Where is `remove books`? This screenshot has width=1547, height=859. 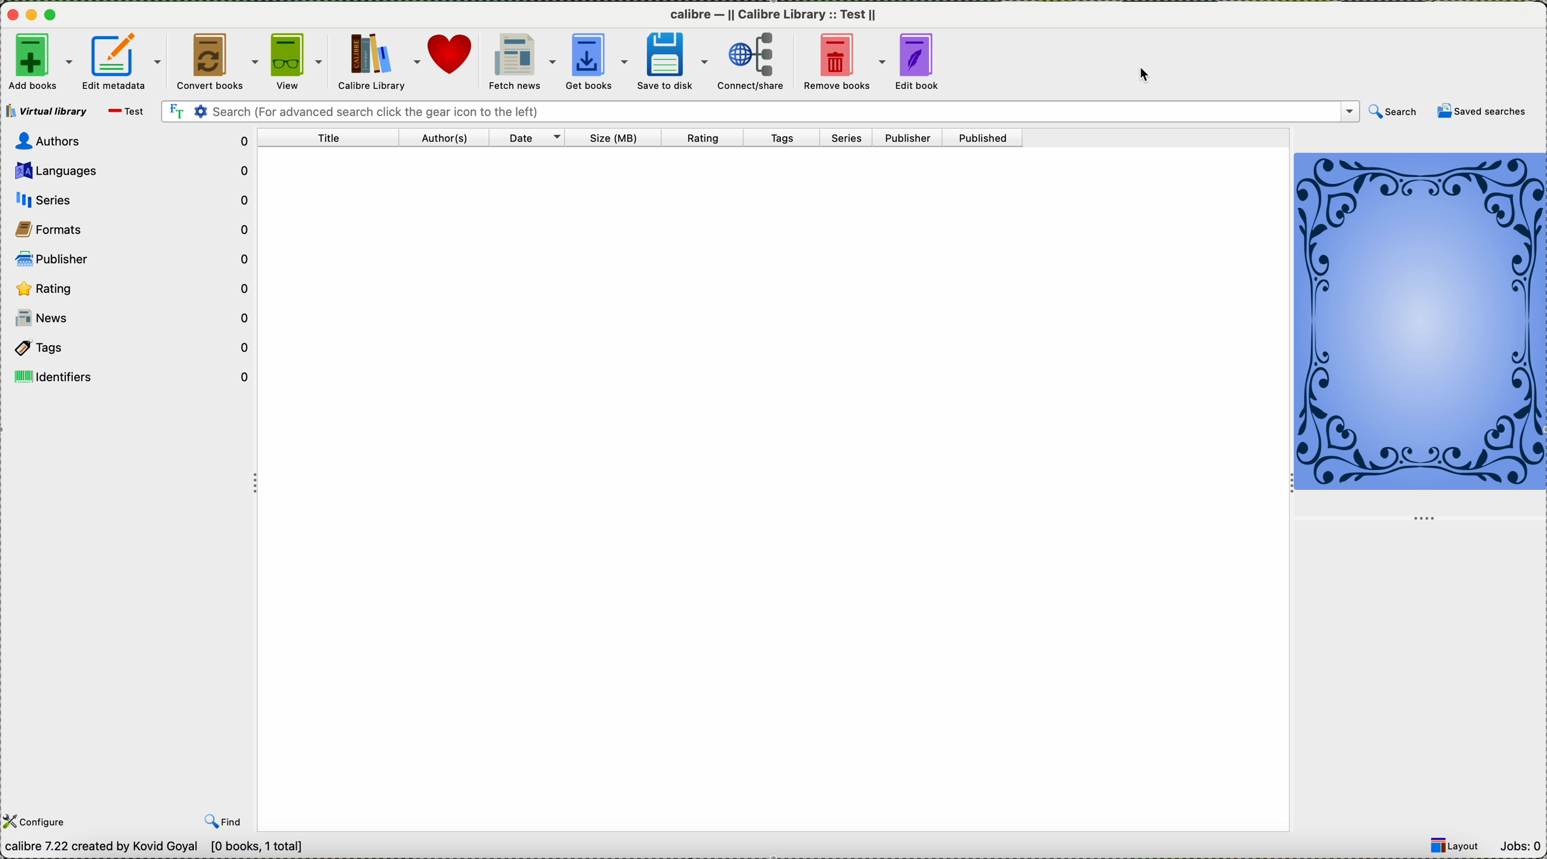 remove books is located at coordinates (849, 62).